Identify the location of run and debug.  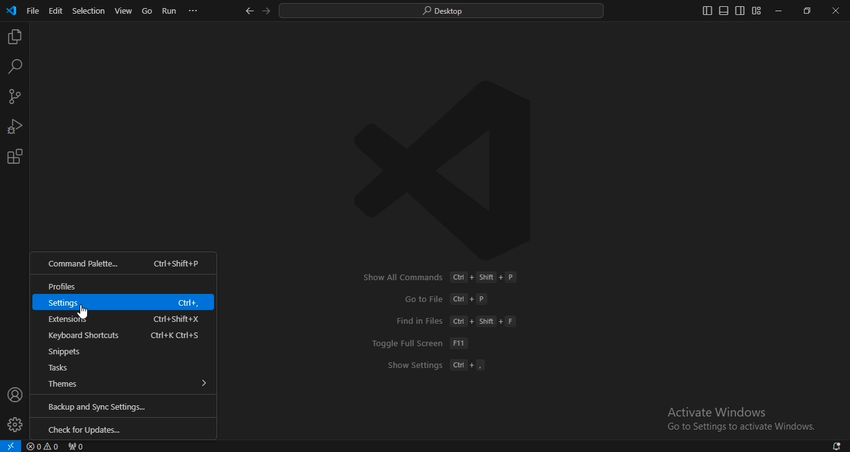
(14, 126).